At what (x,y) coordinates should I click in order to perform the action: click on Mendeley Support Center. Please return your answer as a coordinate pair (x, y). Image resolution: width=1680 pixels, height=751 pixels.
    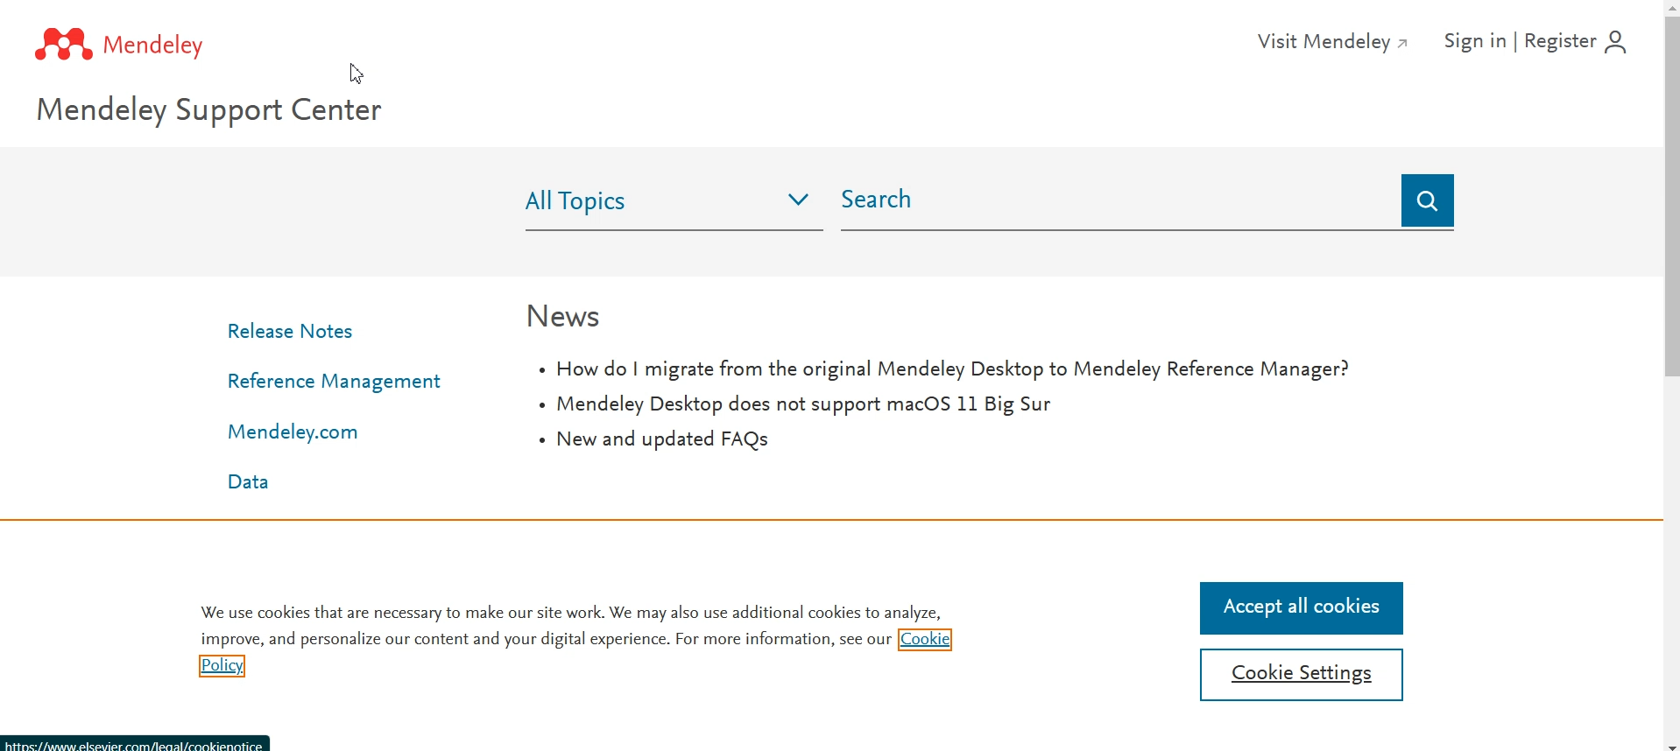
    Looking at the image, I should click on (229, 113).